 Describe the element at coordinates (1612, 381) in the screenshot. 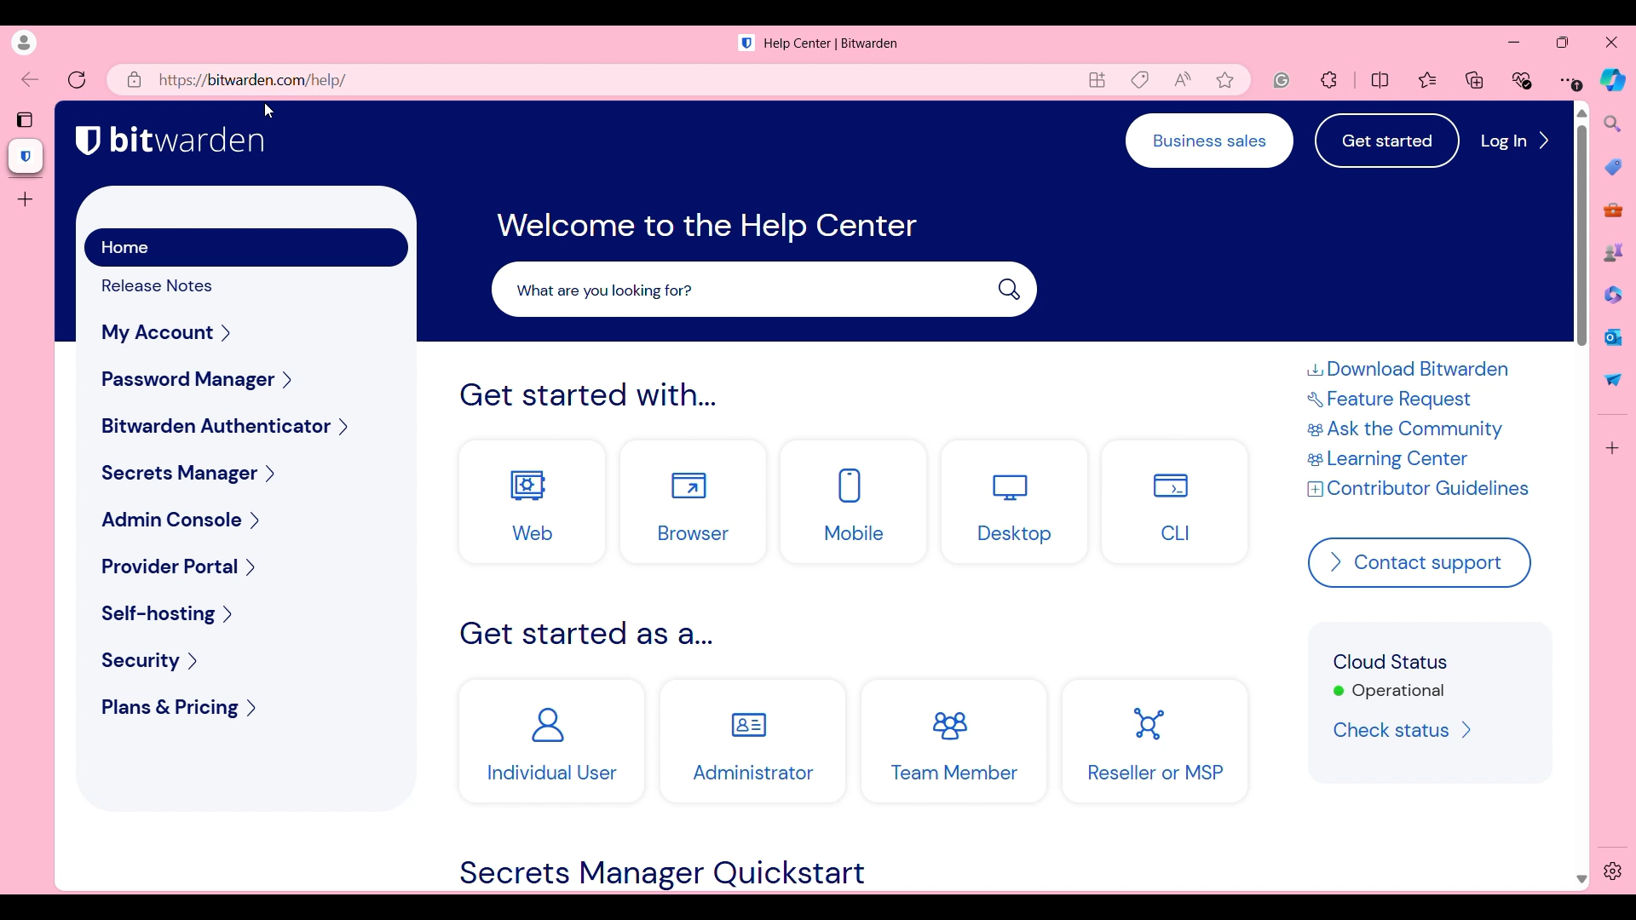

I see `Sharing` at that location.